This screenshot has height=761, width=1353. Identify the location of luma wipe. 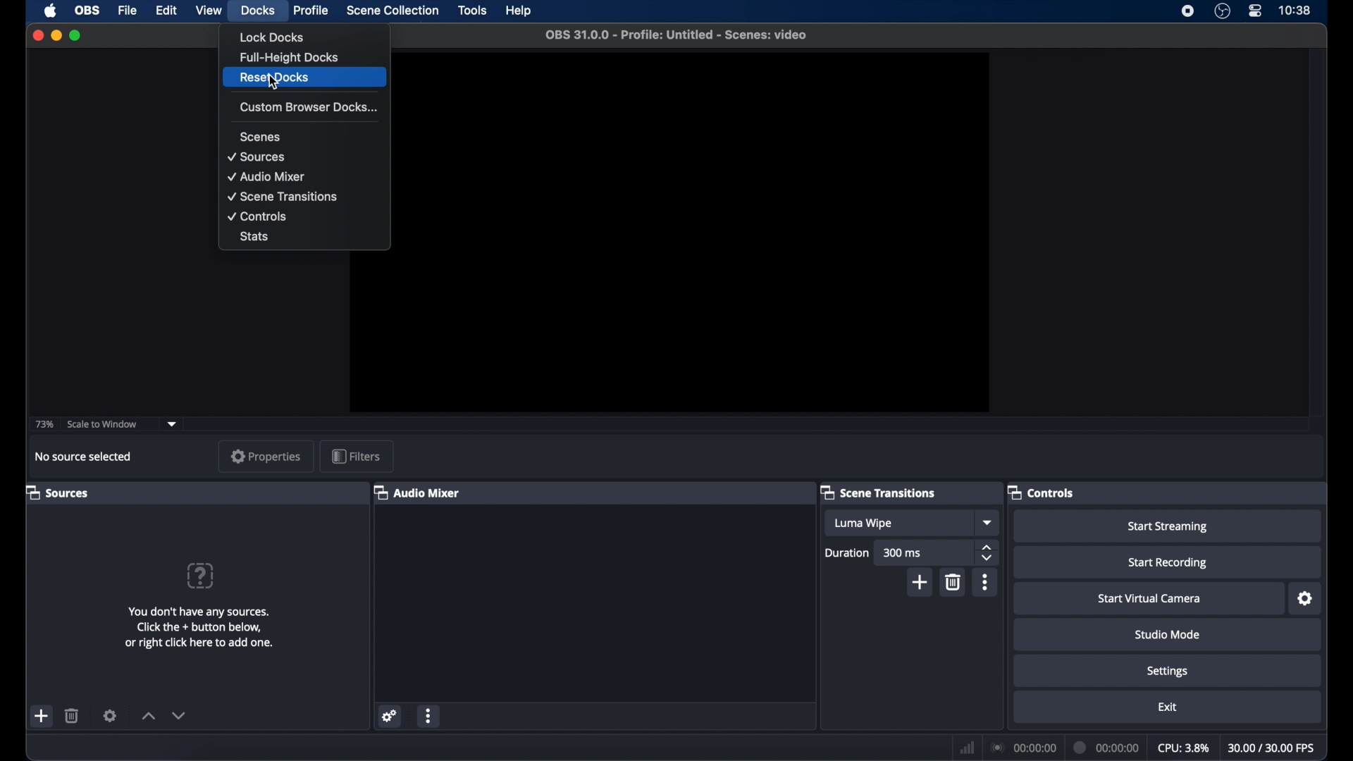
(864, 523).